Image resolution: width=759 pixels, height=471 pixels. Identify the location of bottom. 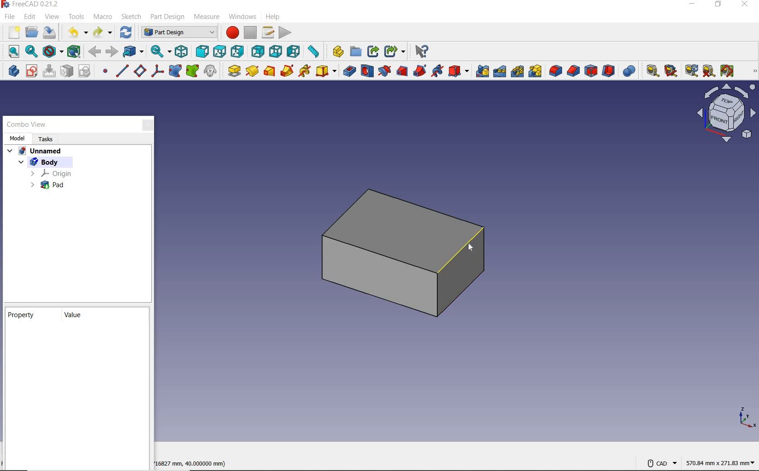
(276, 51).